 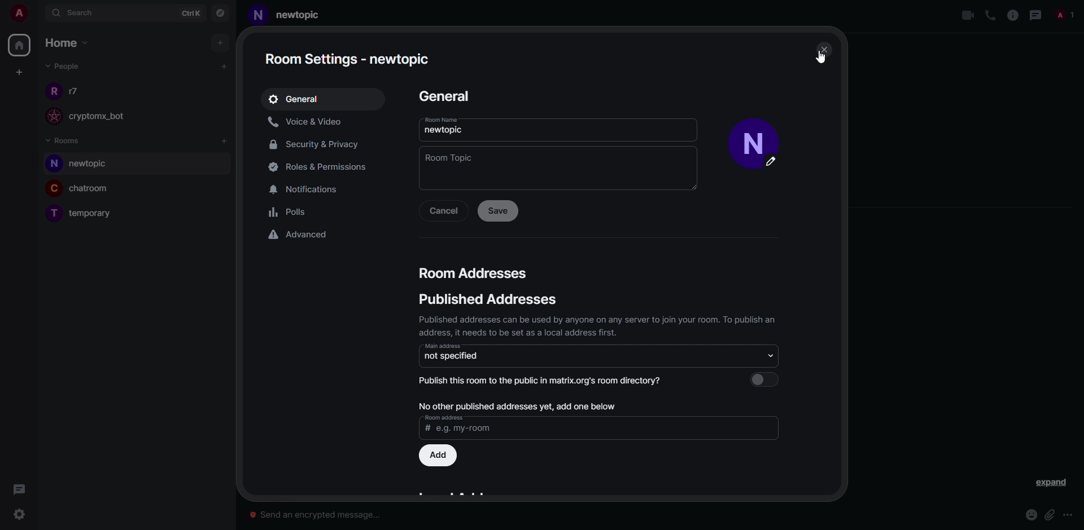 What do you see at coordinates (20, 514) in the screenshot?
I see `settings` at bounding box center [20, 514].